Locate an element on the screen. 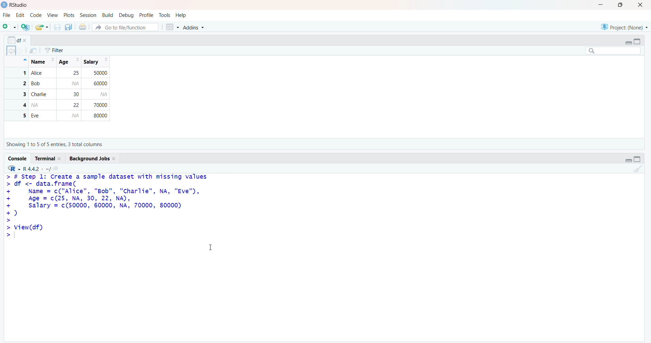  Profile is located at coordinates (147, 15).